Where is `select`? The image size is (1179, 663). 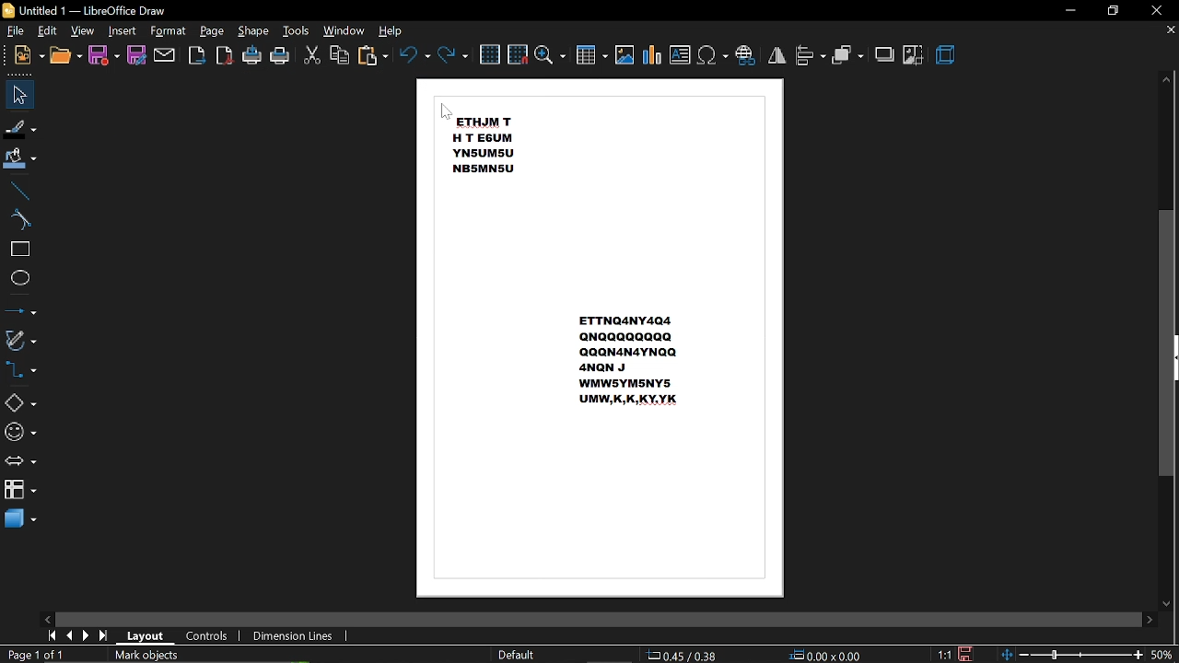
select is located at coordinates (19, 95).